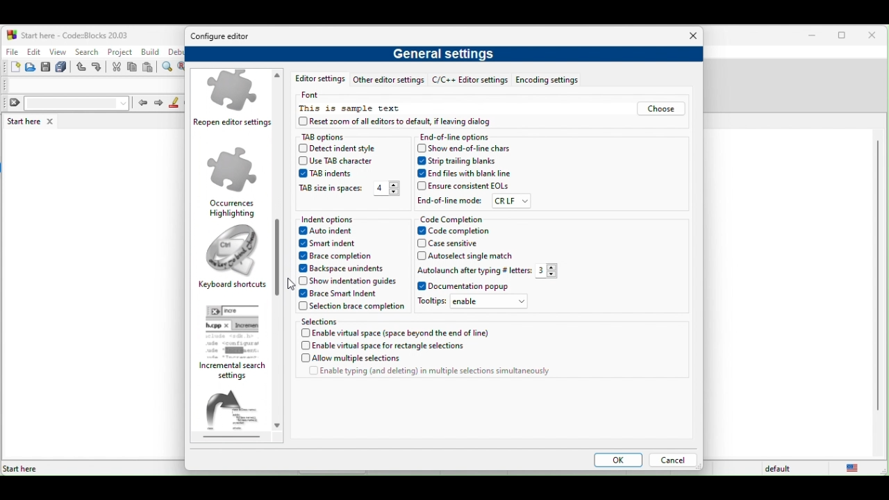 The height and width of the screenshot is (500, 889). I want to click on show end of line chars, so click(467, 148).